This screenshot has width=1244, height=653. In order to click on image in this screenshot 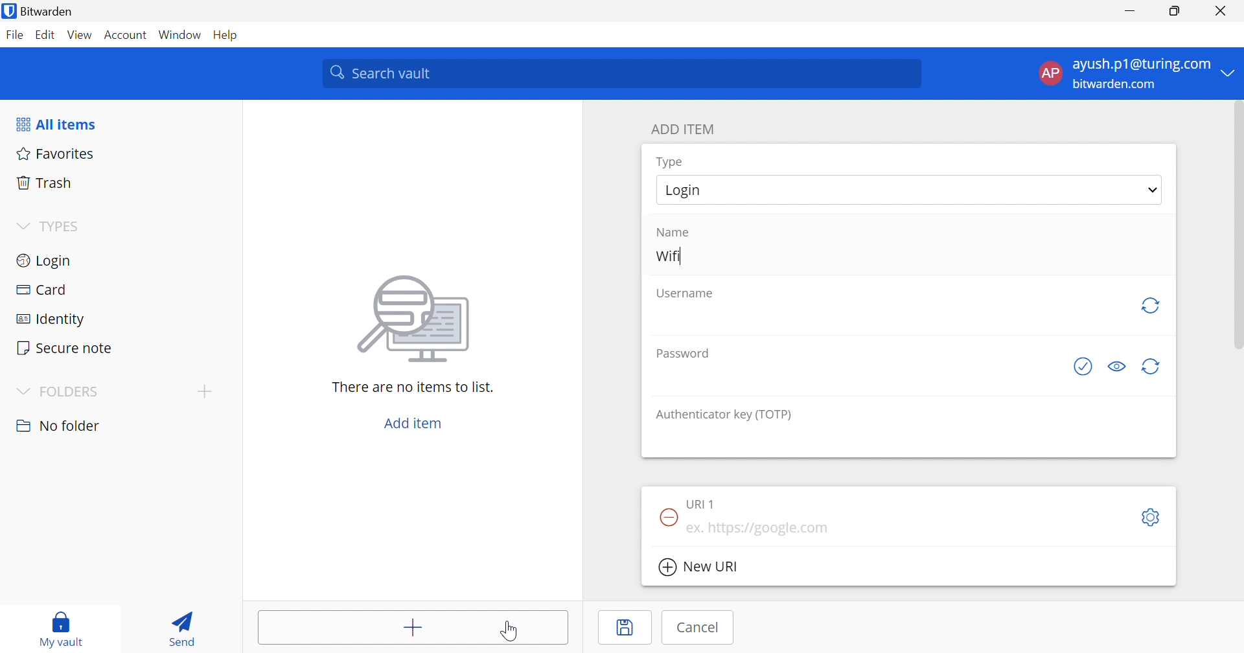, I will do `click(417, 315)`.